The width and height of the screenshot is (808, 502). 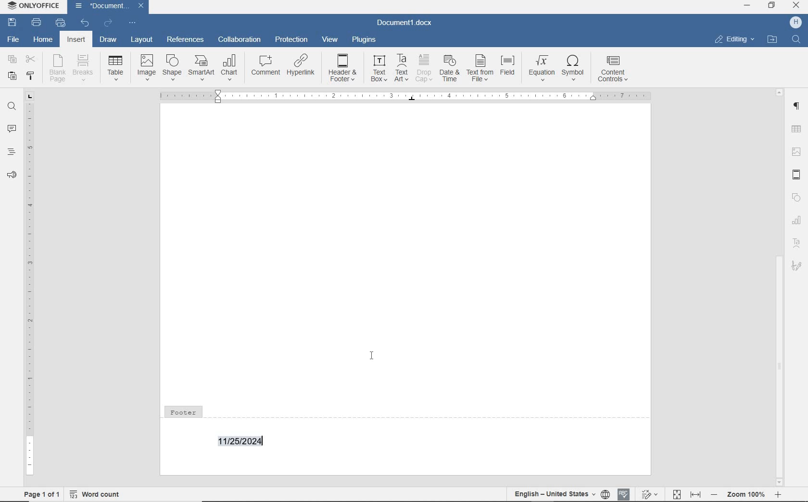 I want to click on COPY STYLE, so click(x=30, y=76).